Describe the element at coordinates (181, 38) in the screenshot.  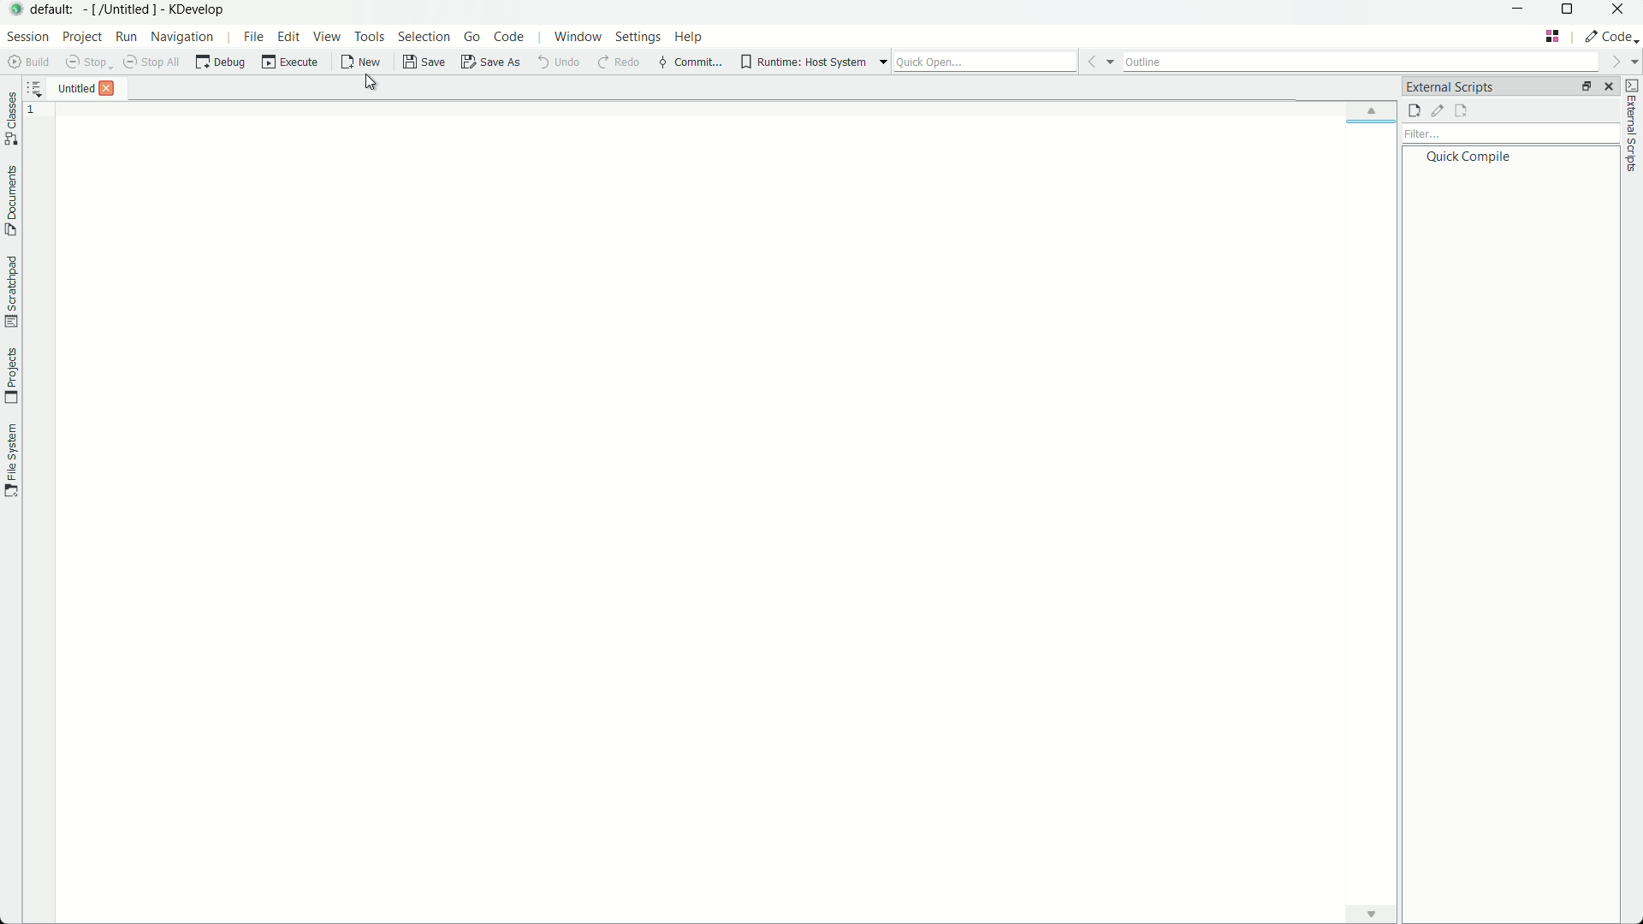
I see `navigation menu` at that location.